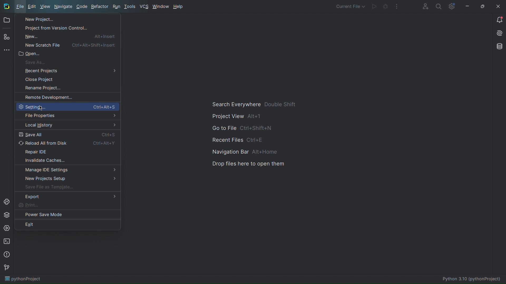  I want to click on Databases, so click(498, 47).